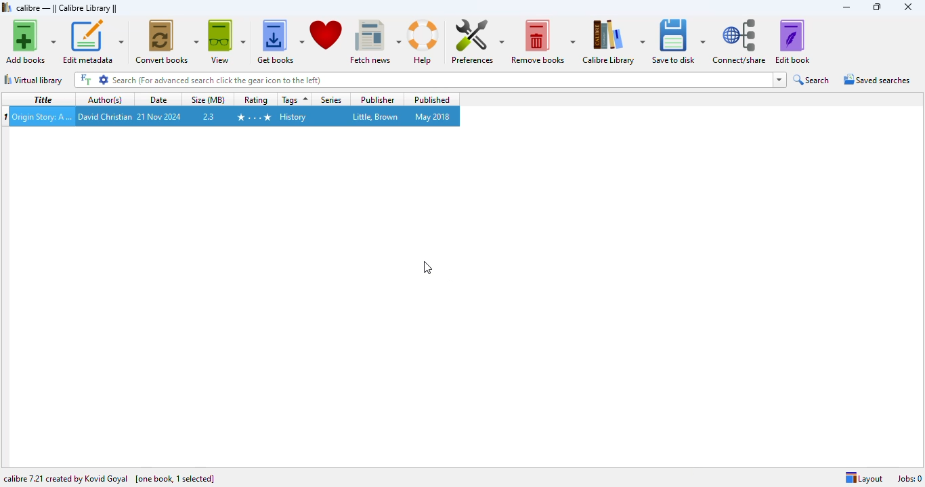  Describe the element at coordinates (679, 41) in the screenshot. I see `save to disk` at that location.